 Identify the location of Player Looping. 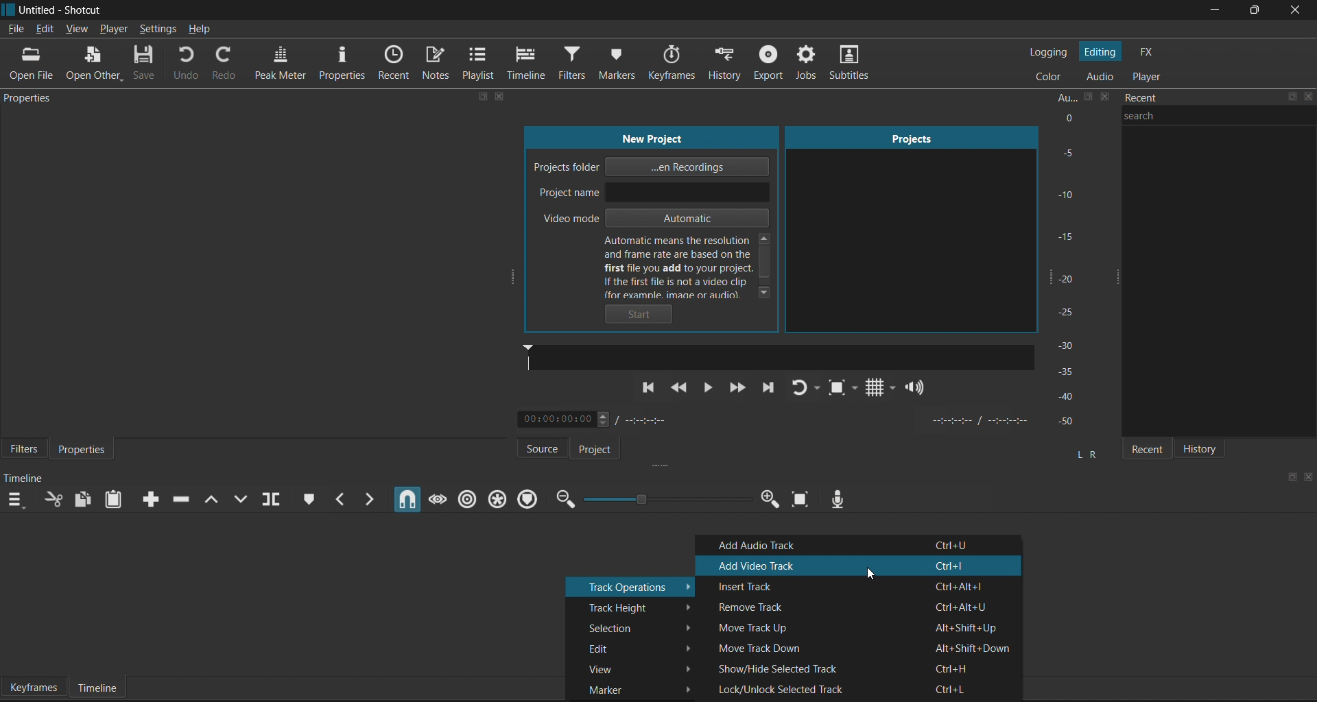
(807, 389).